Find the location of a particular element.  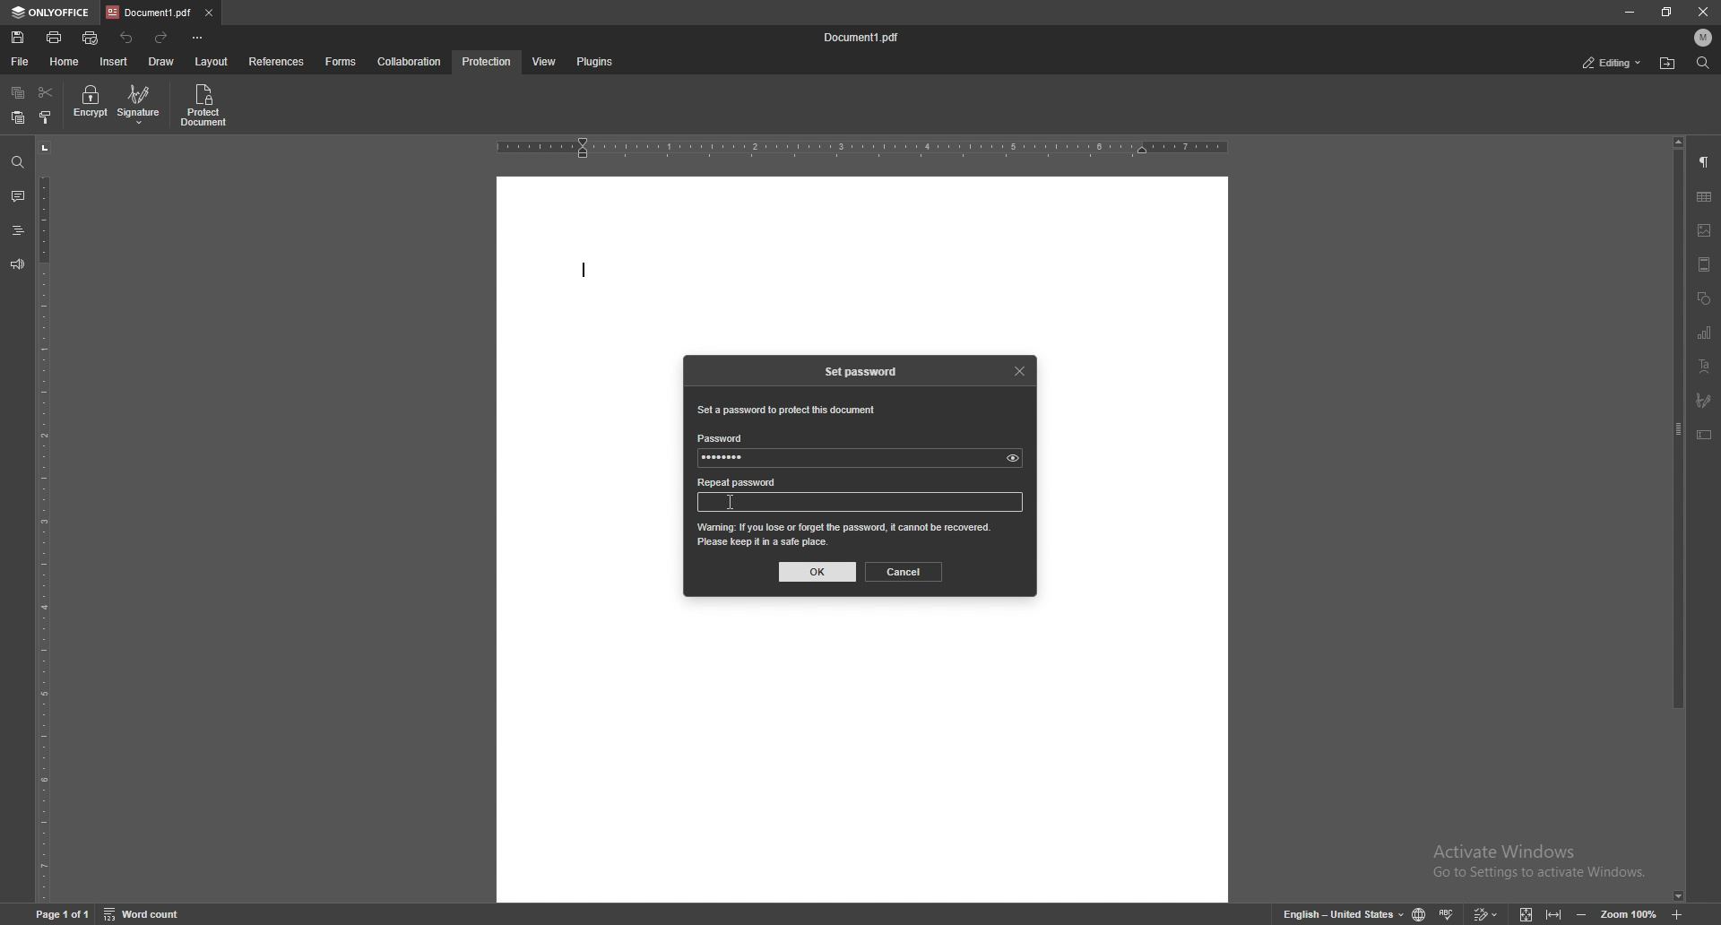

customize toolbar is located at coordinates (196, 39).